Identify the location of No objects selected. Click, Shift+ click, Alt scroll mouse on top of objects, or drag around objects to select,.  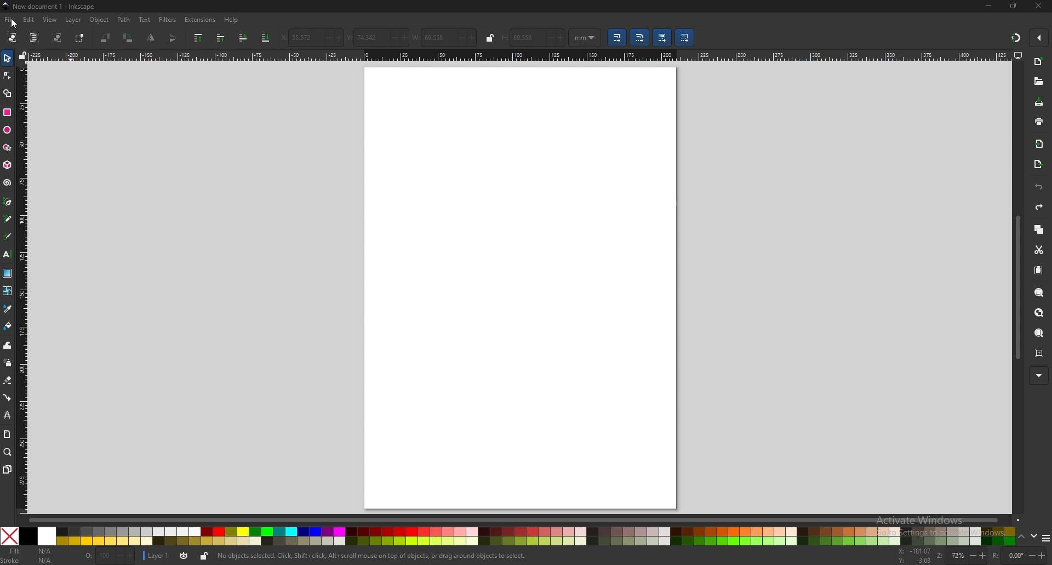
(382, 556).